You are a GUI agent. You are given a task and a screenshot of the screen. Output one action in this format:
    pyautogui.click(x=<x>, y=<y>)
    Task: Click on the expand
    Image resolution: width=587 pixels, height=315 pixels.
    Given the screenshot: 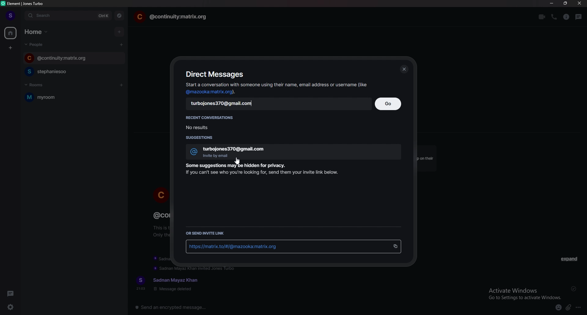 What is the action you would take?
    pyautogui.click(x=569, y=259)
    